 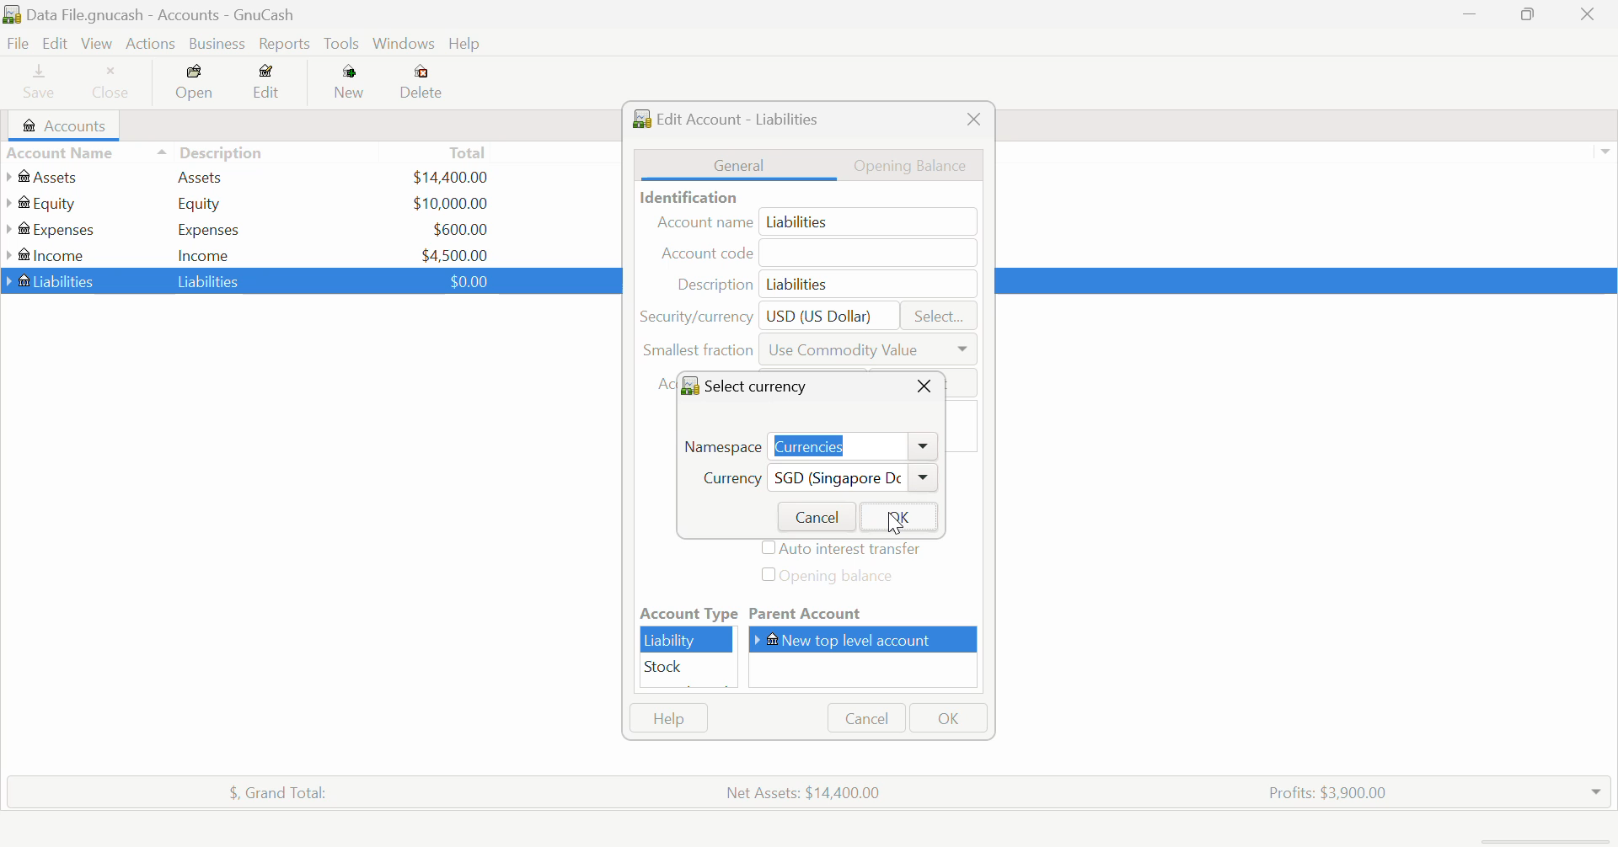 What do you see at coordinates (813, 515) in the screenshot?
I see `Cancel` at bounding box center [813, 515].